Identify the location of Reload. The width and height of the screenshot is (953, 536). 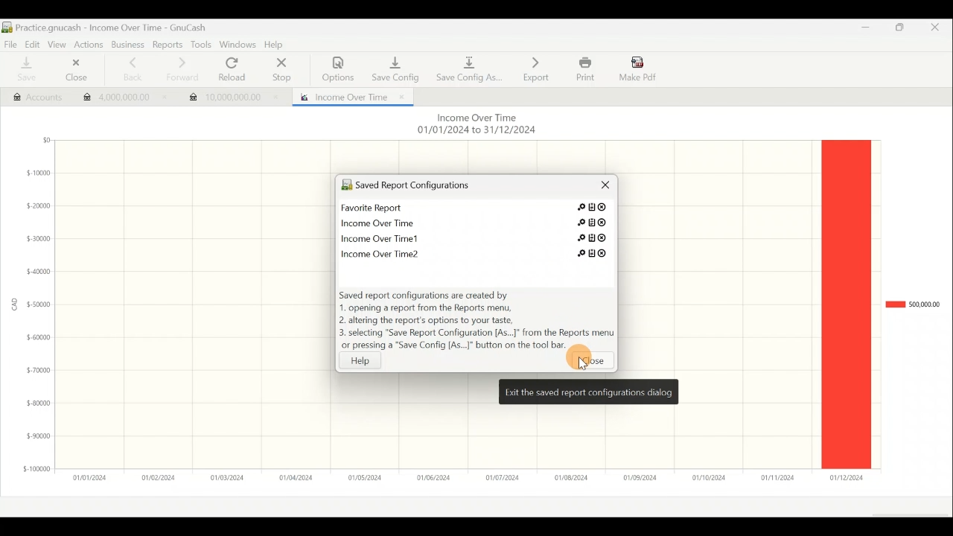
(235, 70).